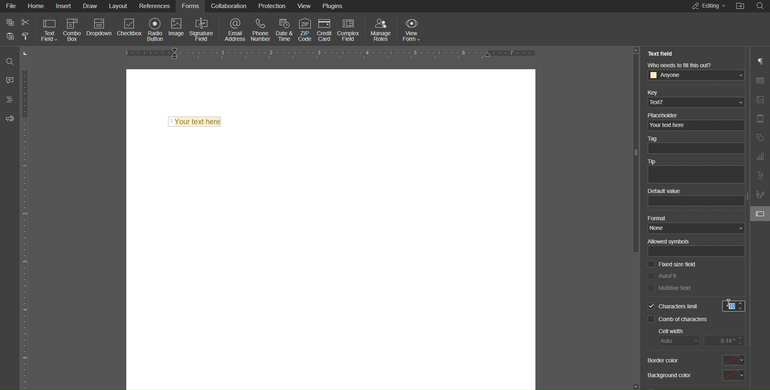 The image size is (770, 390). I want to click on Collaboration, so click(229, 6).